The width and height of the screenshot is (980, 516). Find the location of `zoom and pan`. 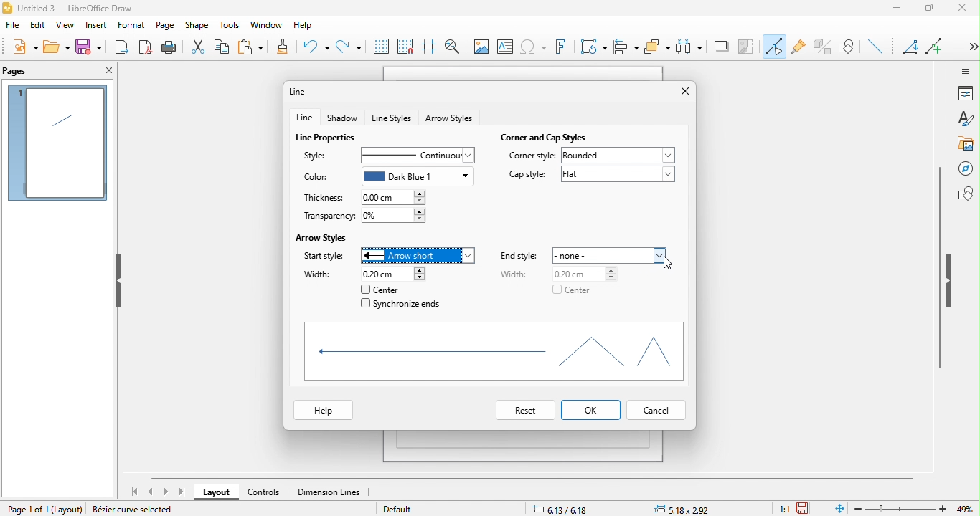

zoom and pan is located at coordinates (452, 44).